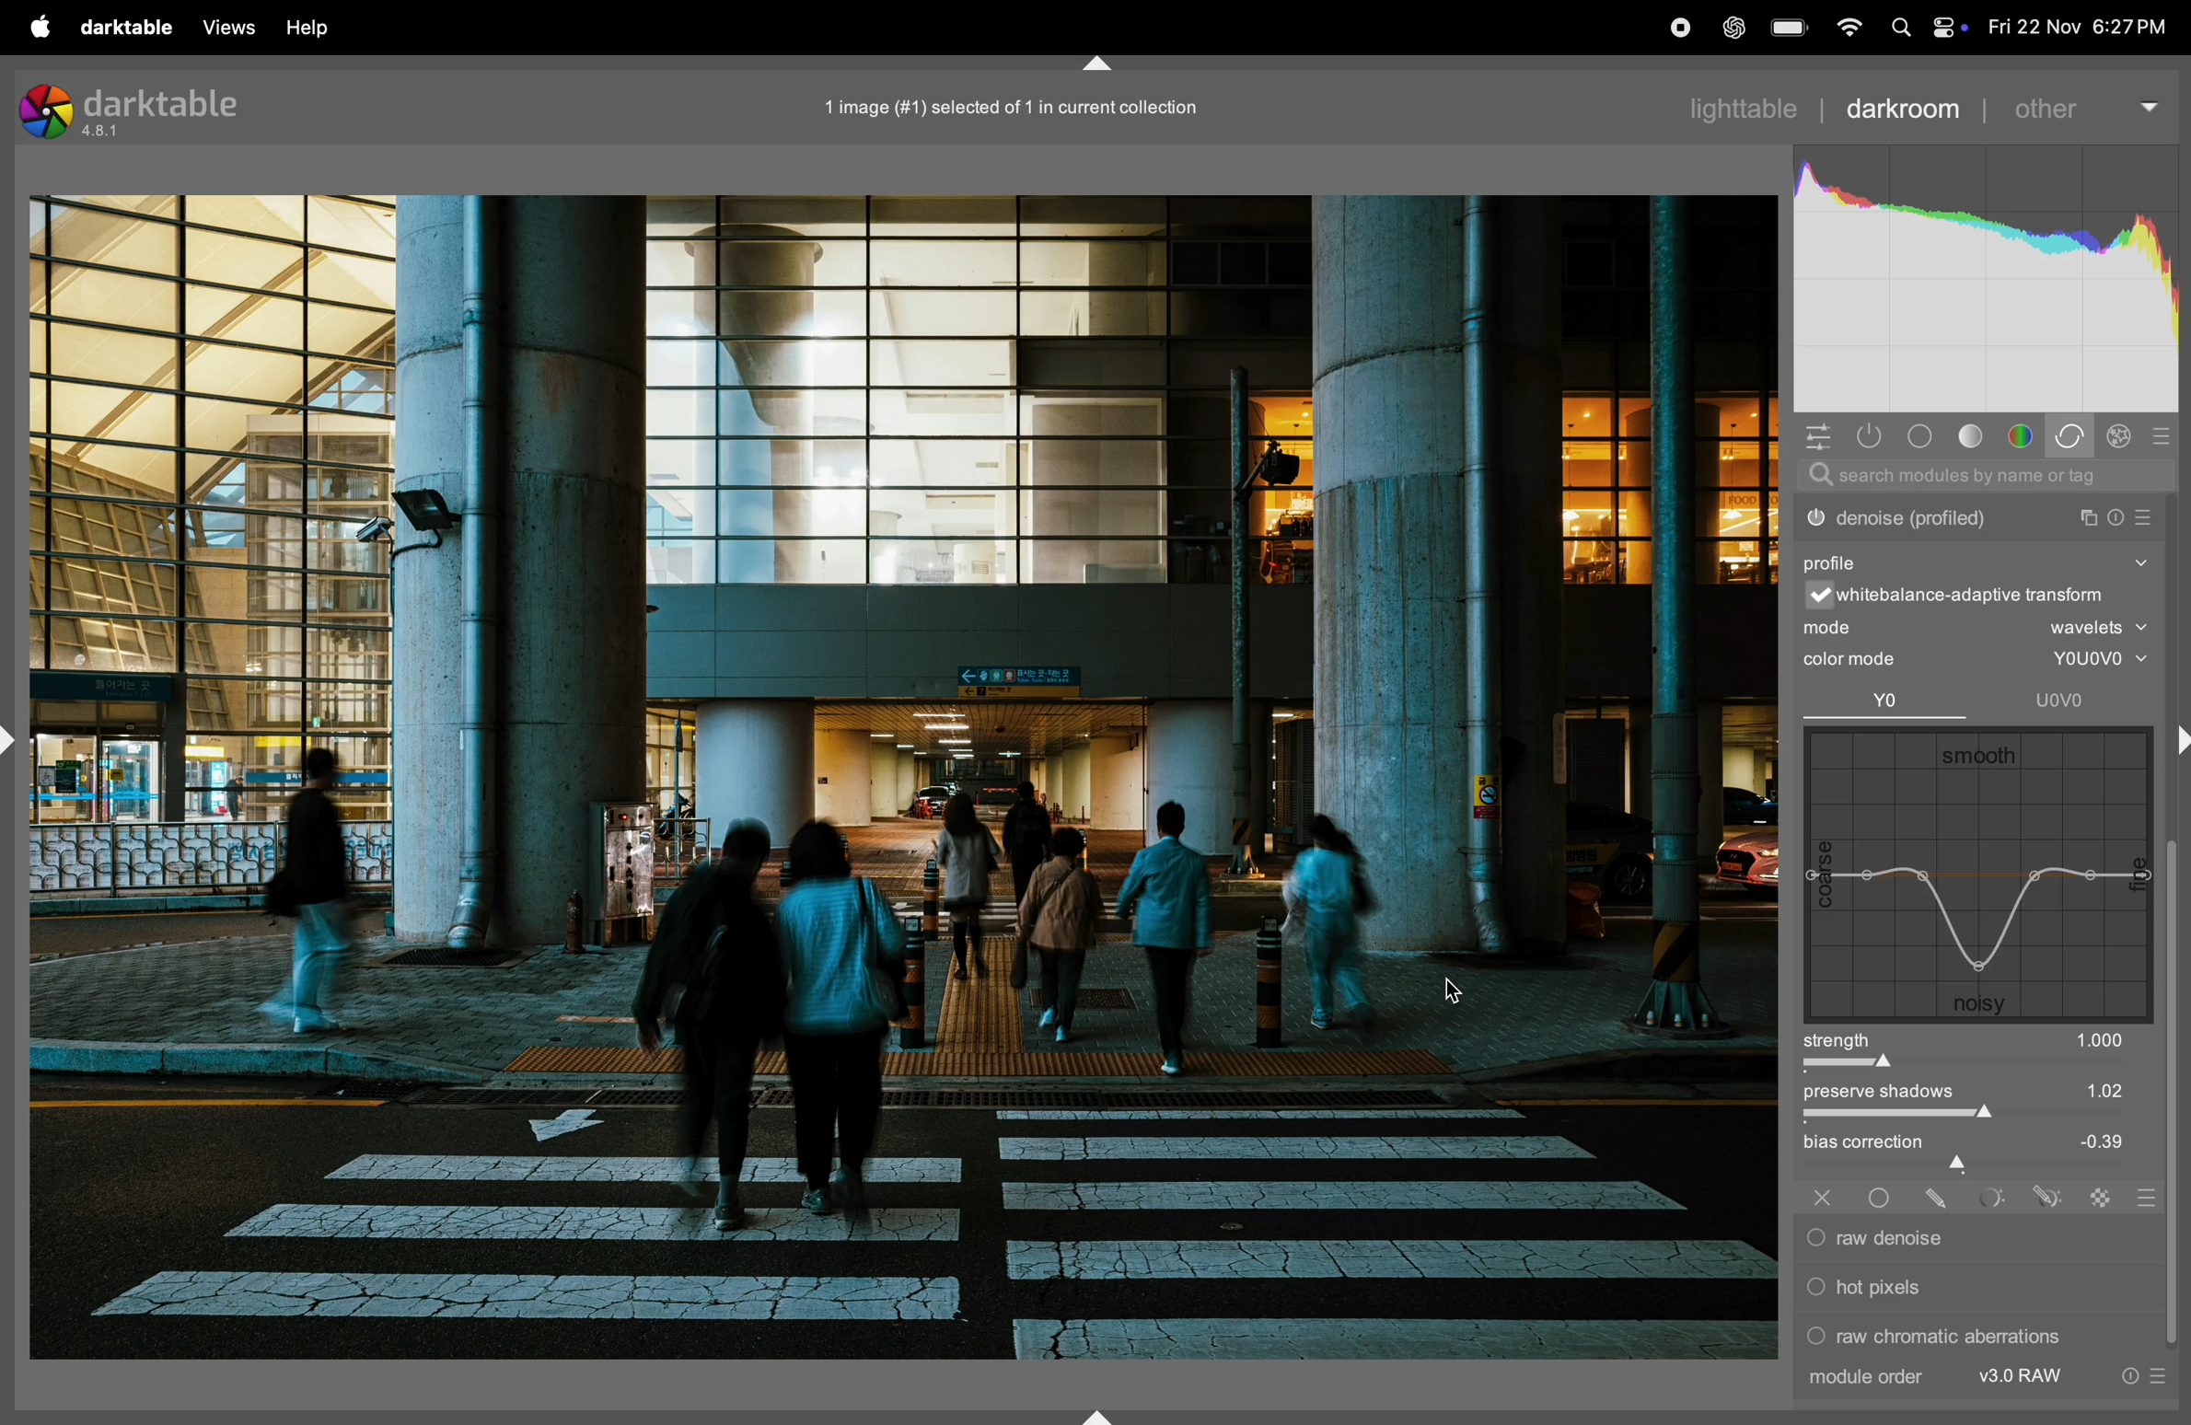  What do you see at coordinates (1942, 1198) in the screenshot?
I see `drawn mask` at bounding box center [1942, 1198].